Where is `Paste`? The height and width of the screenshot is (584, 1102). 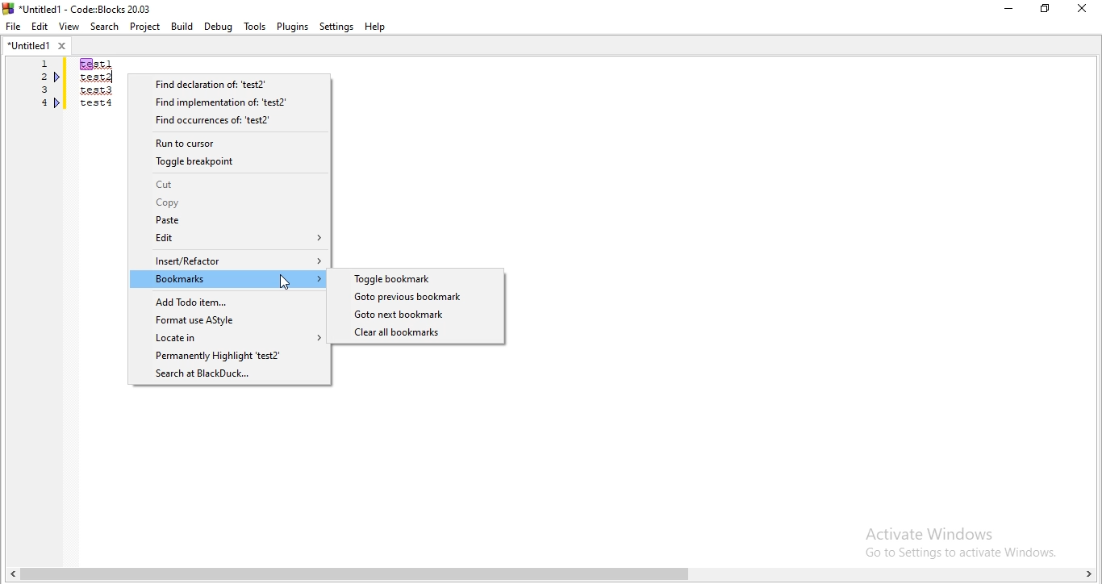
Paste is located at coordinates (228, 222).